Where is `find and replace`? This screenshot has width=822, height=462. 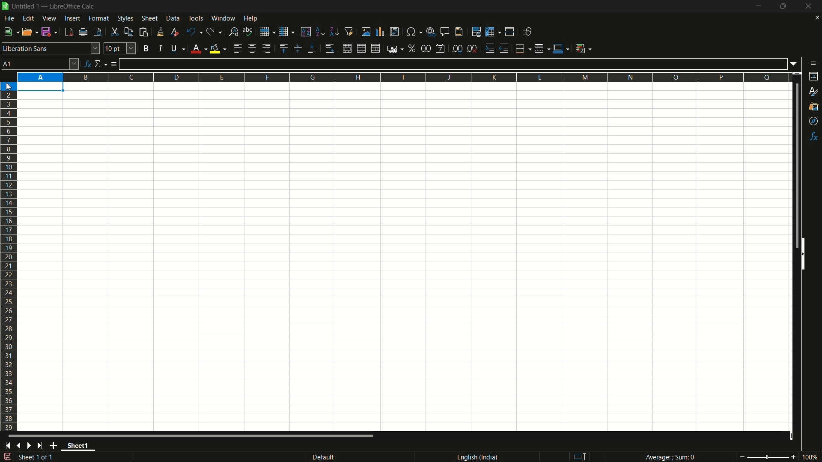
find and replace is located at coordinates (234, 31).